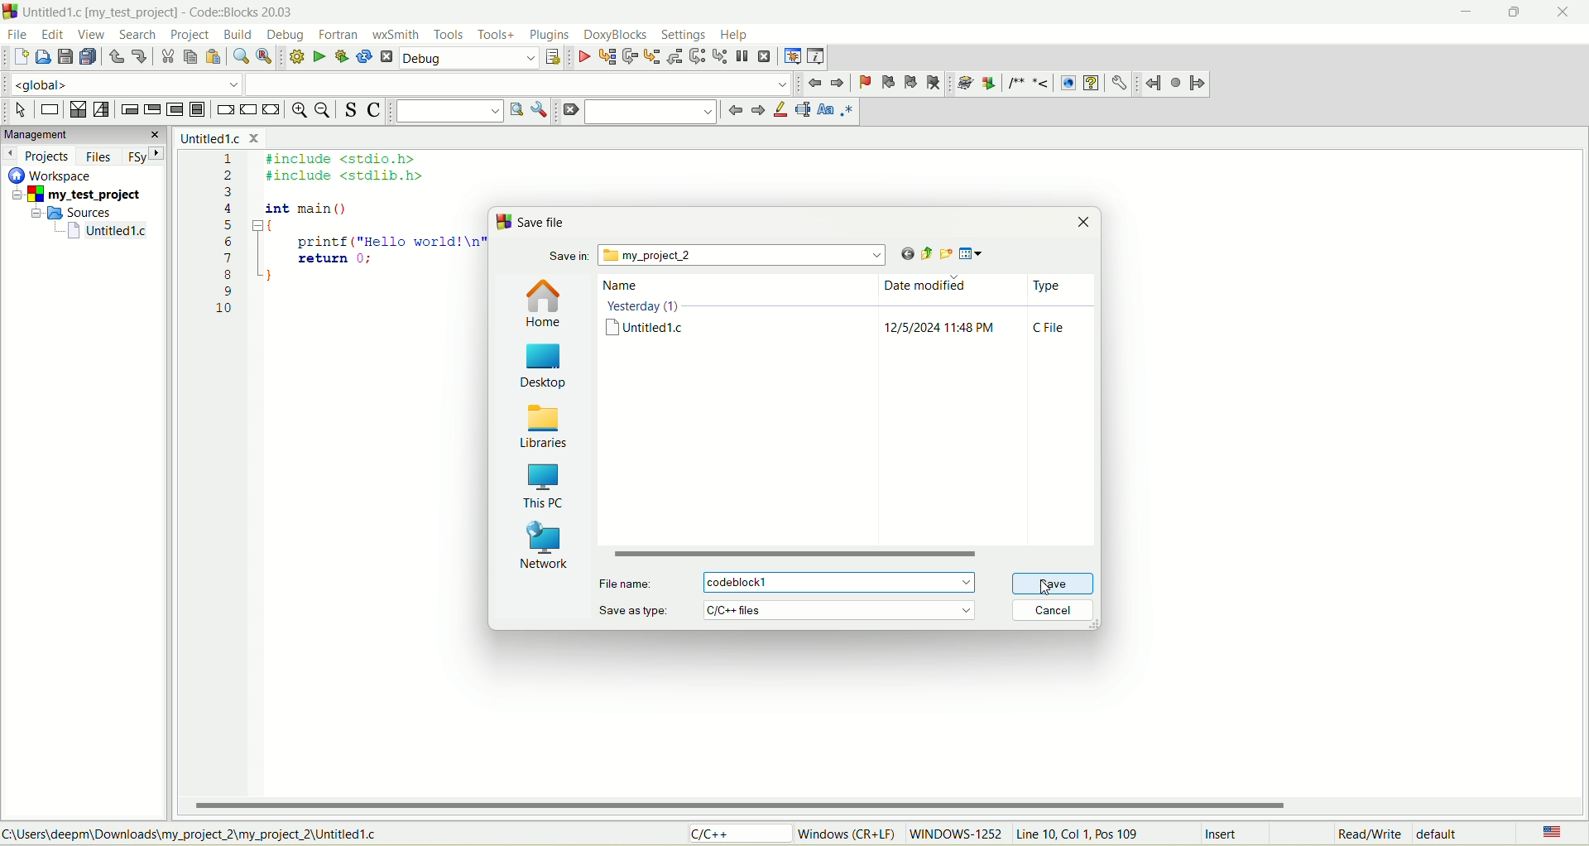  I want to click on break debugger, so click(742, 56).